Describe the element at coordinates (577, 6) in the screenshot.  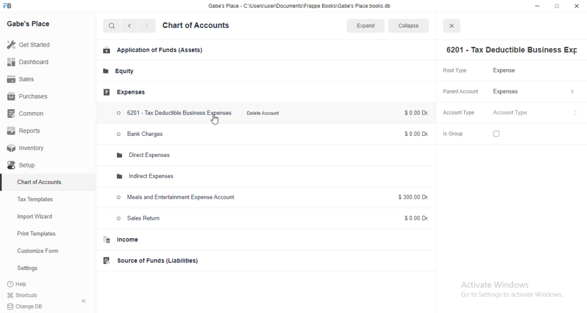
I see `close` at that location.